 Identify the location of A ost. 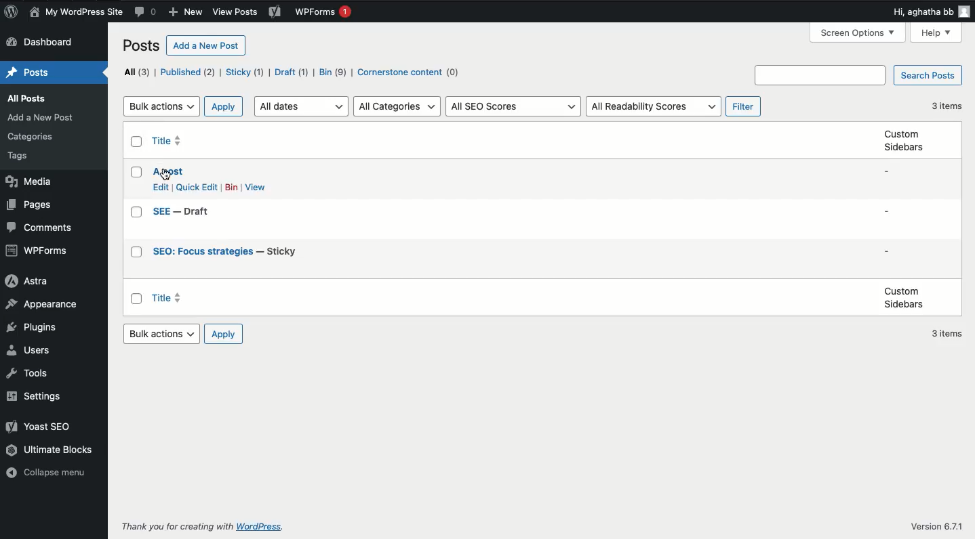
(169, 171).